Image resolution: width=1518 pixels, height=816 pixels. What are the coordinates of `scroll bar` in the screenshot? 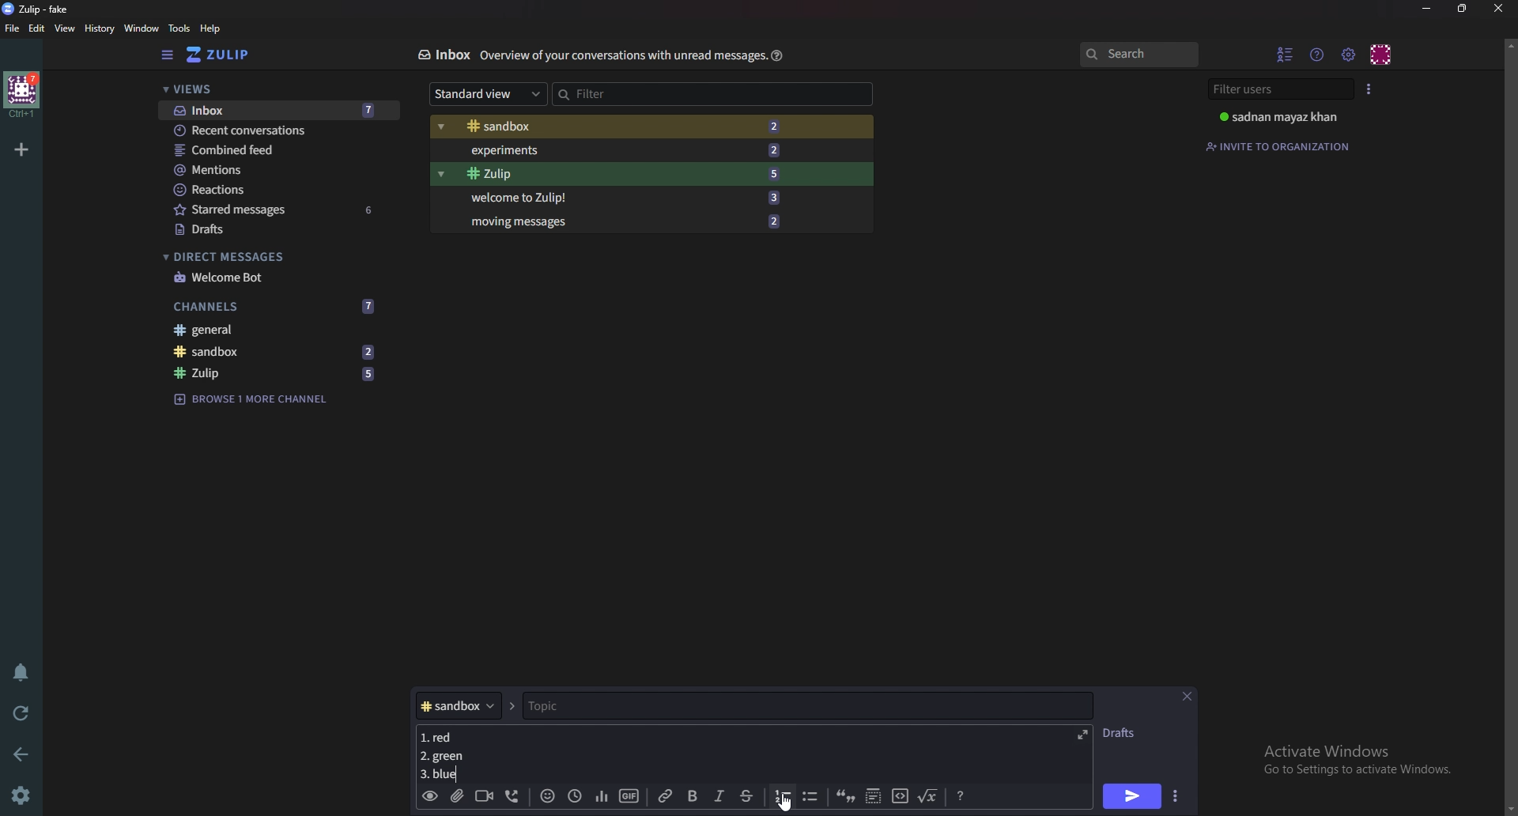 It's located at (1510, 425).